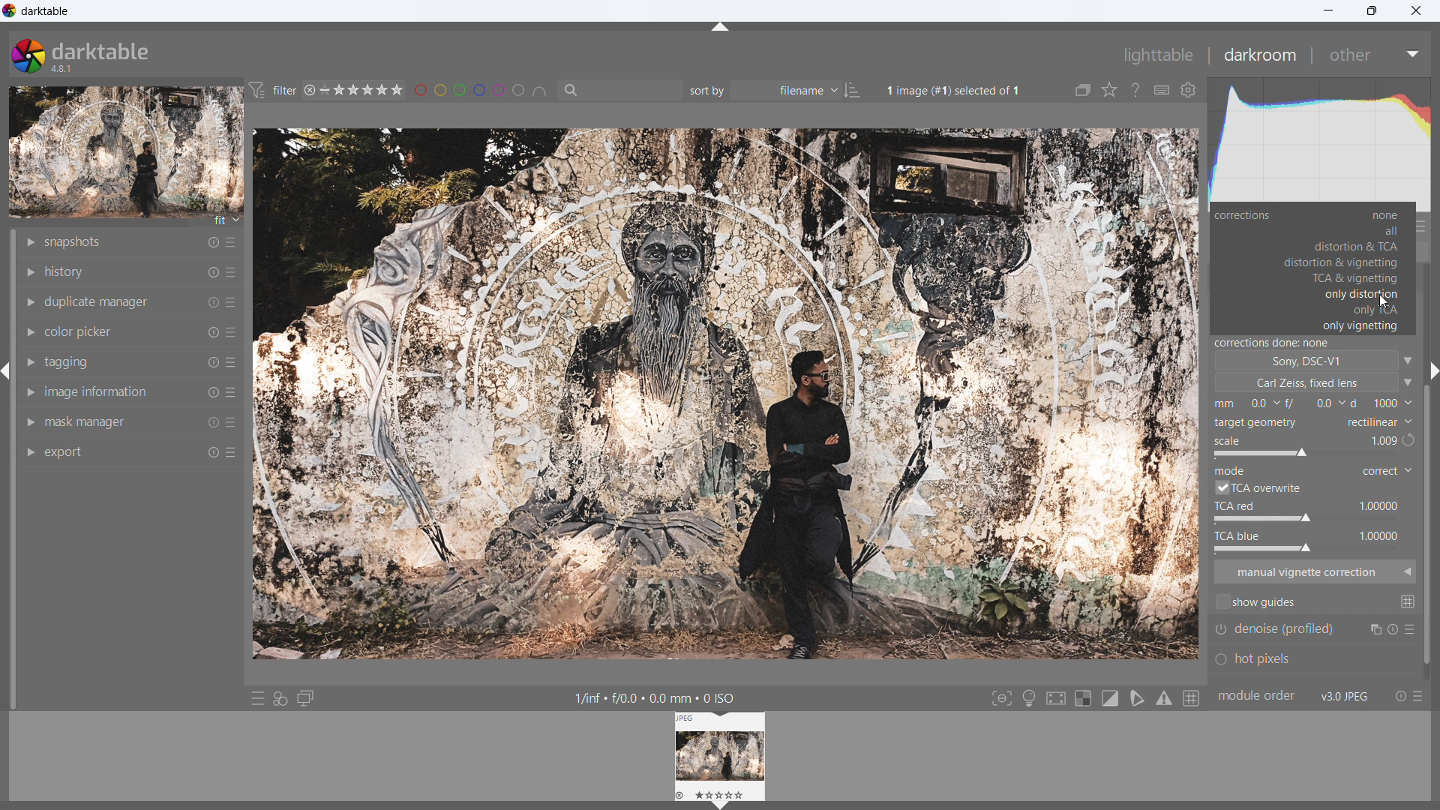 This screenshot has height=810, width=1440. I want to click on presets, so click(1422, 697).